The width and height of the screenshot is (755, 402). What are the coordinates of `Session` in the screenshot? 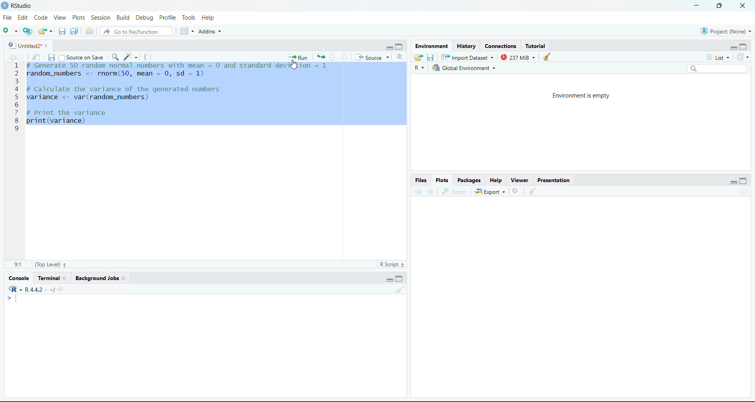 It's located at (101, 18).